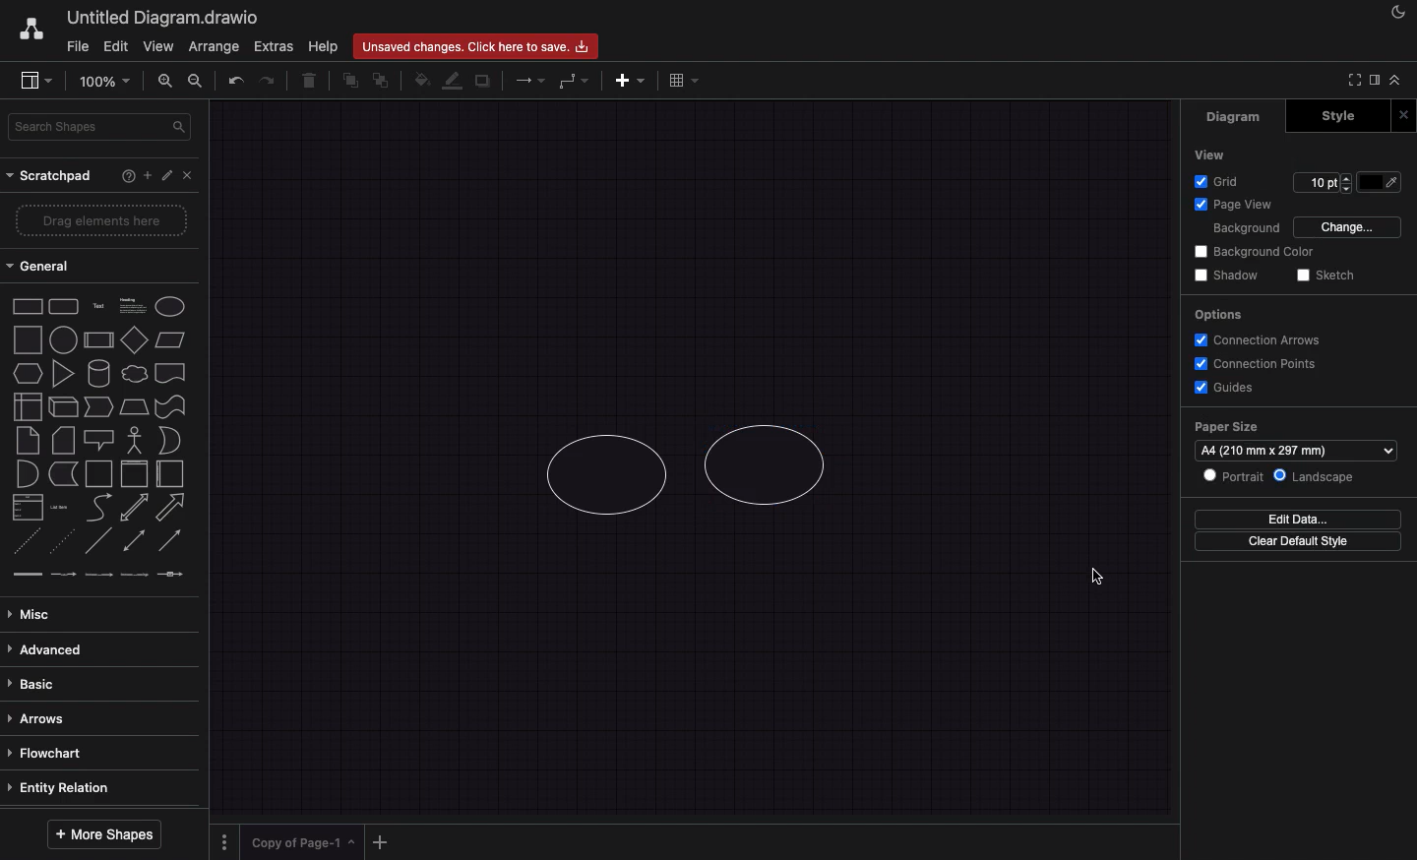  Describe the element at coordinates (103, 220) in the screenshot. I see `drag elements here` at that location.